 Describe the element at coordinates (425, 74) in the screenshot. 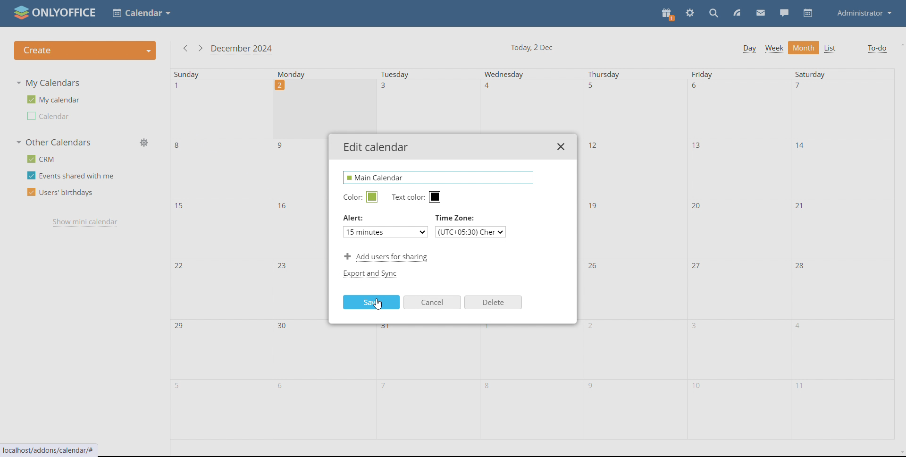

I see `Tuesday` at that location.